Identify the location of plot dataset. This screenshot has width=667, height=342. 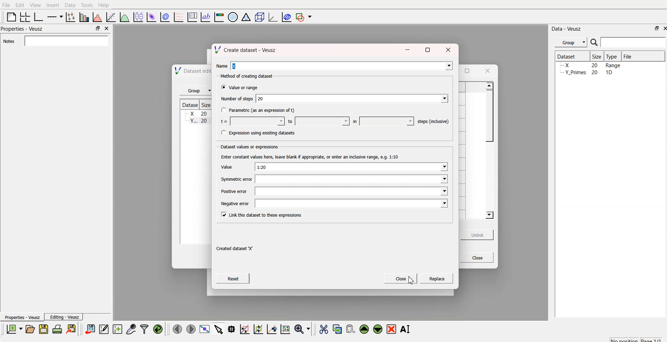
(152, 17).